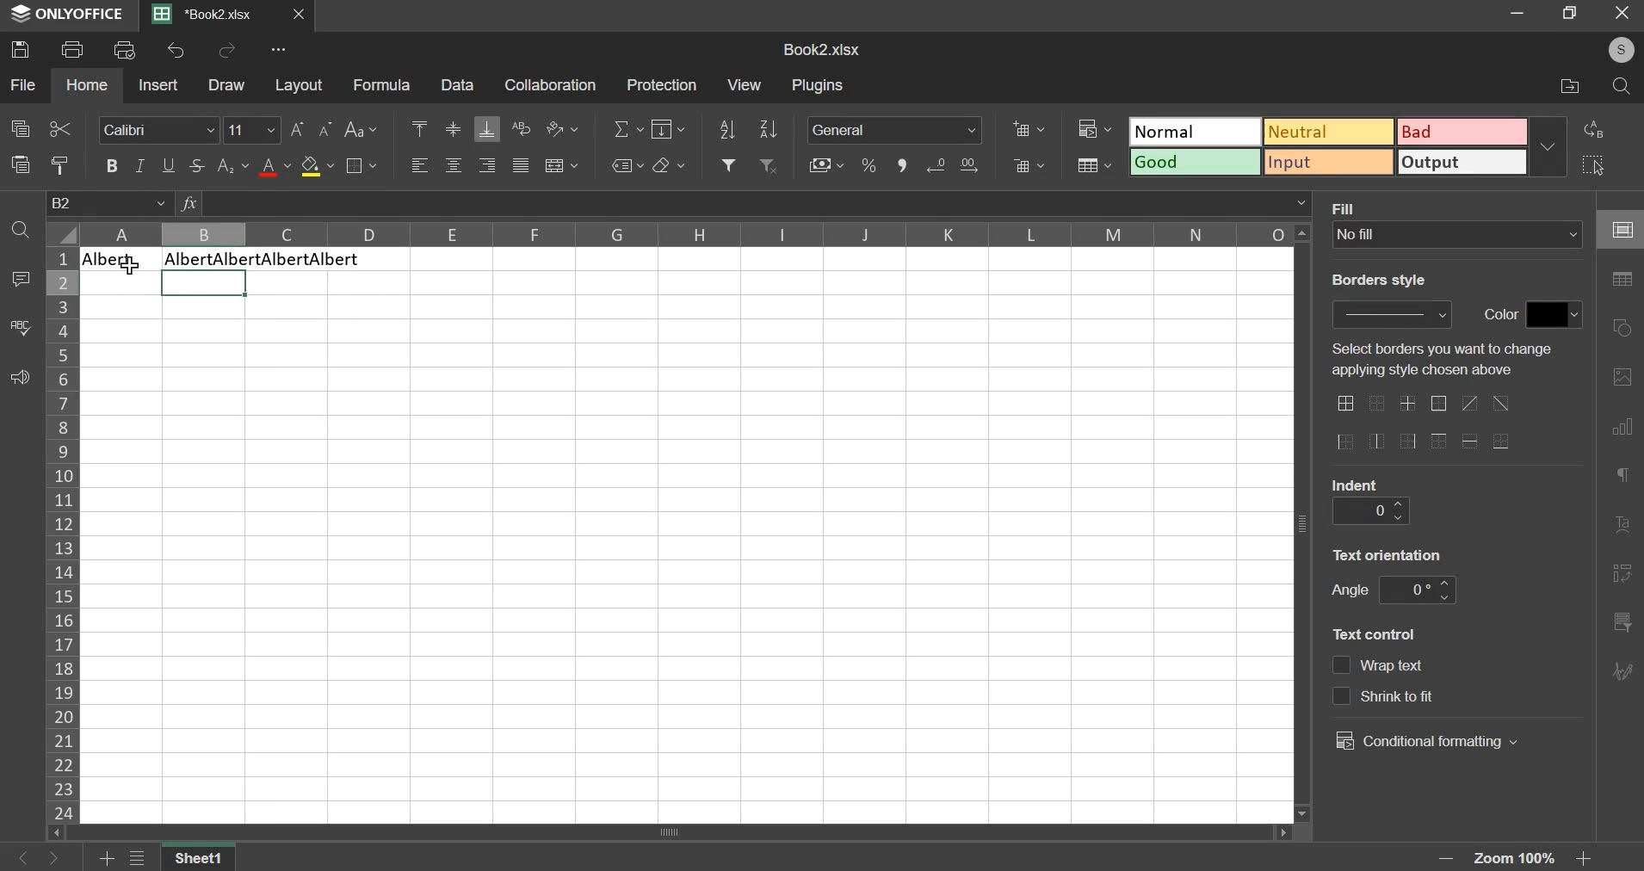  I want to click on remove filter, so click(769, 165).